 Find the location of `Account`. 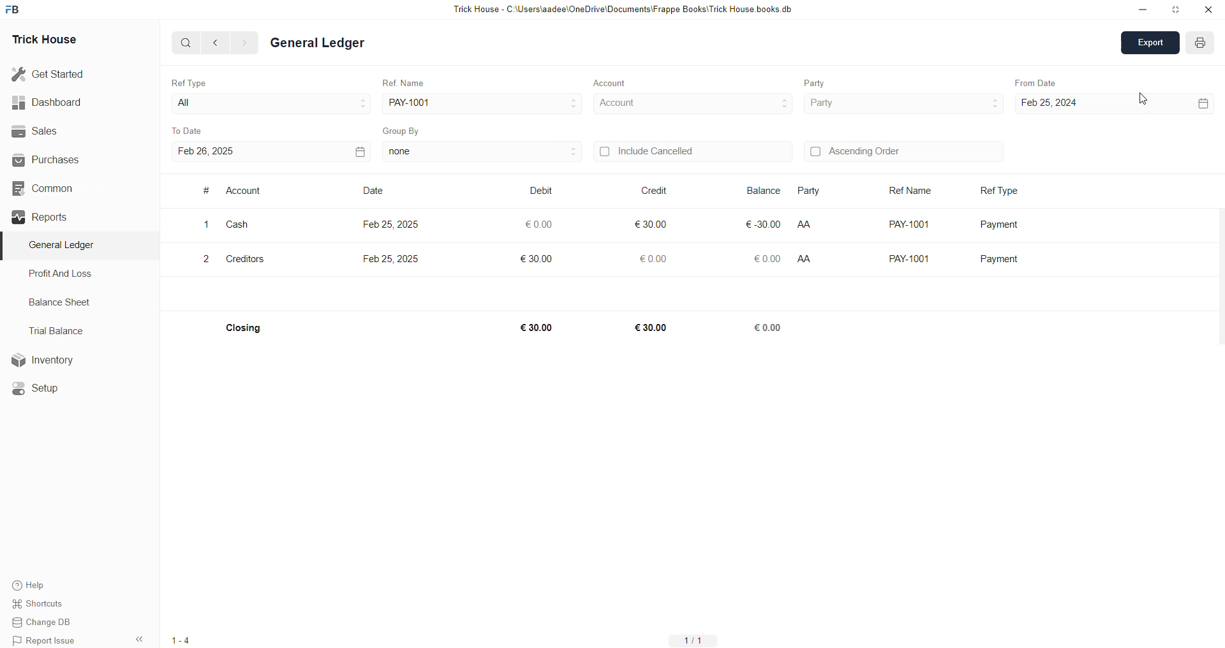

Account is located at coordinates (246, 191).